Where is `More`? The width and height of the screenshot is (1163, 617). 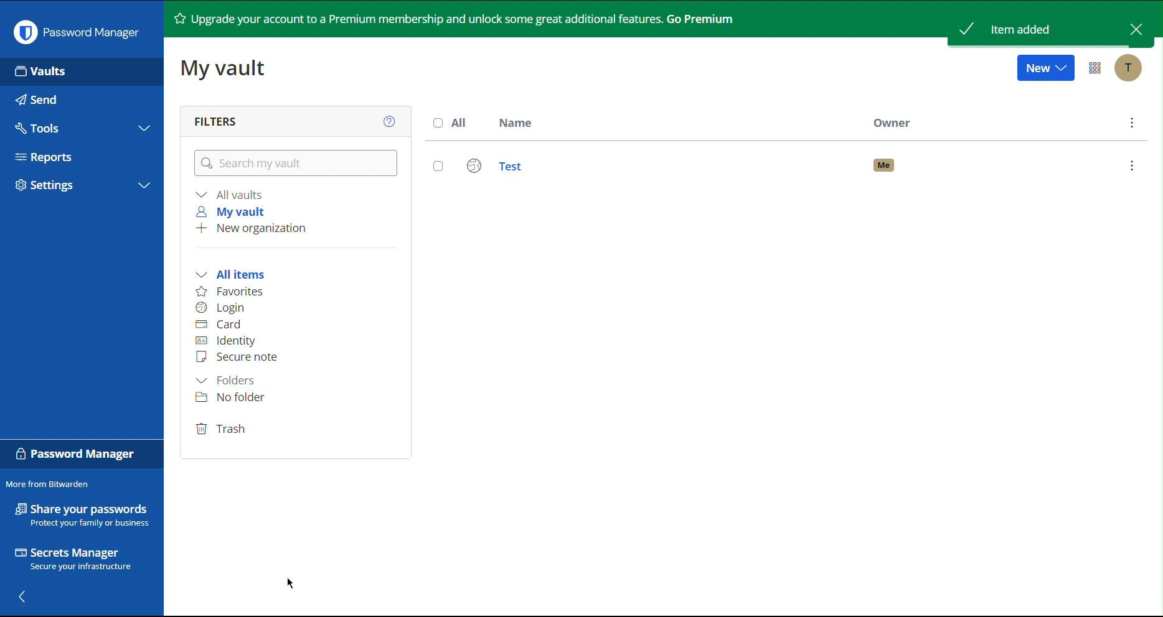
More is located at coordinates (1130, 124).